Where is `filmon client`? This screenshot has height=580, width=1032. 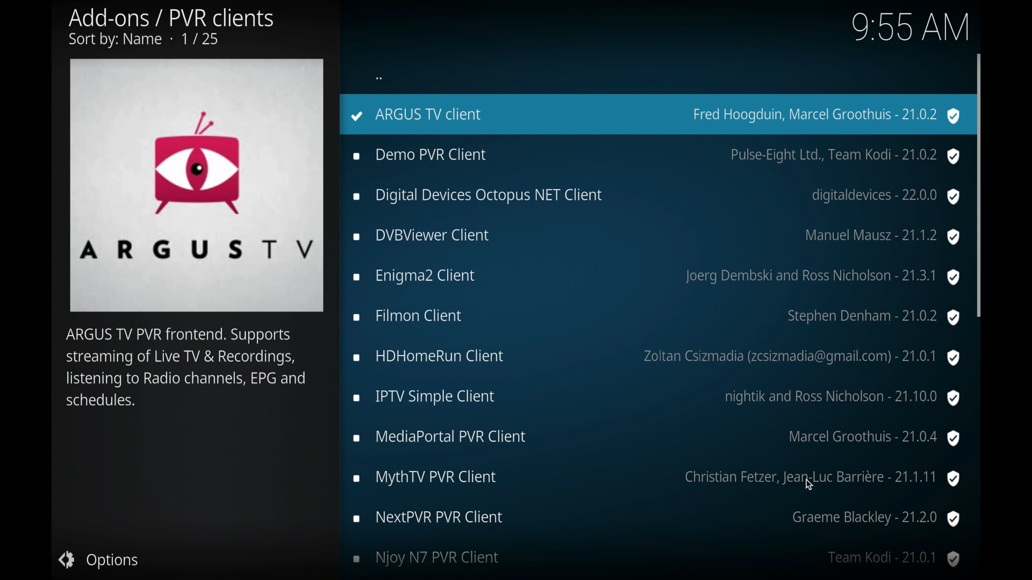 filmon client is located at coordinates (656, 318).